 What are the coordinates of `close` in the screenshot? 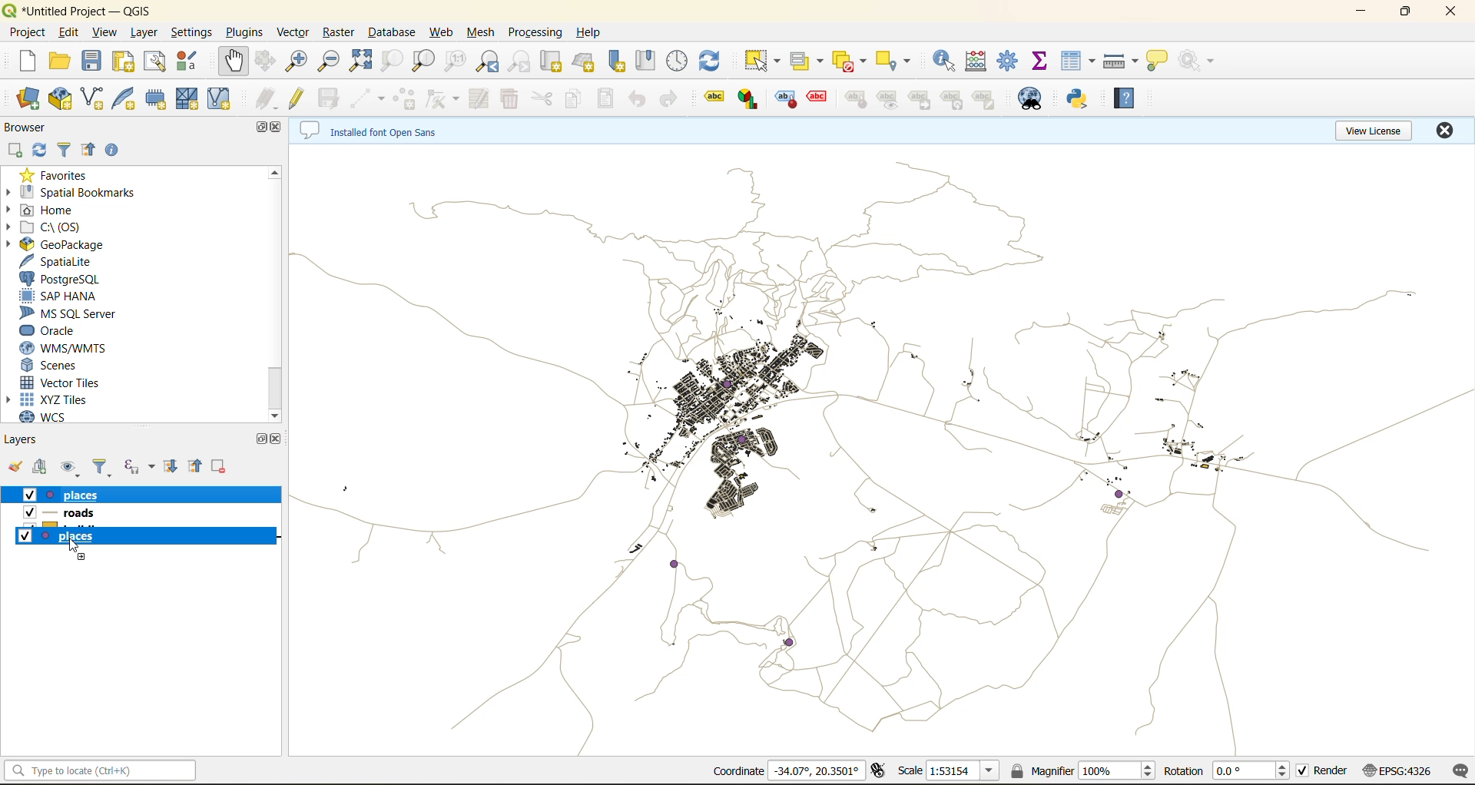 It's located at (1450, 12).